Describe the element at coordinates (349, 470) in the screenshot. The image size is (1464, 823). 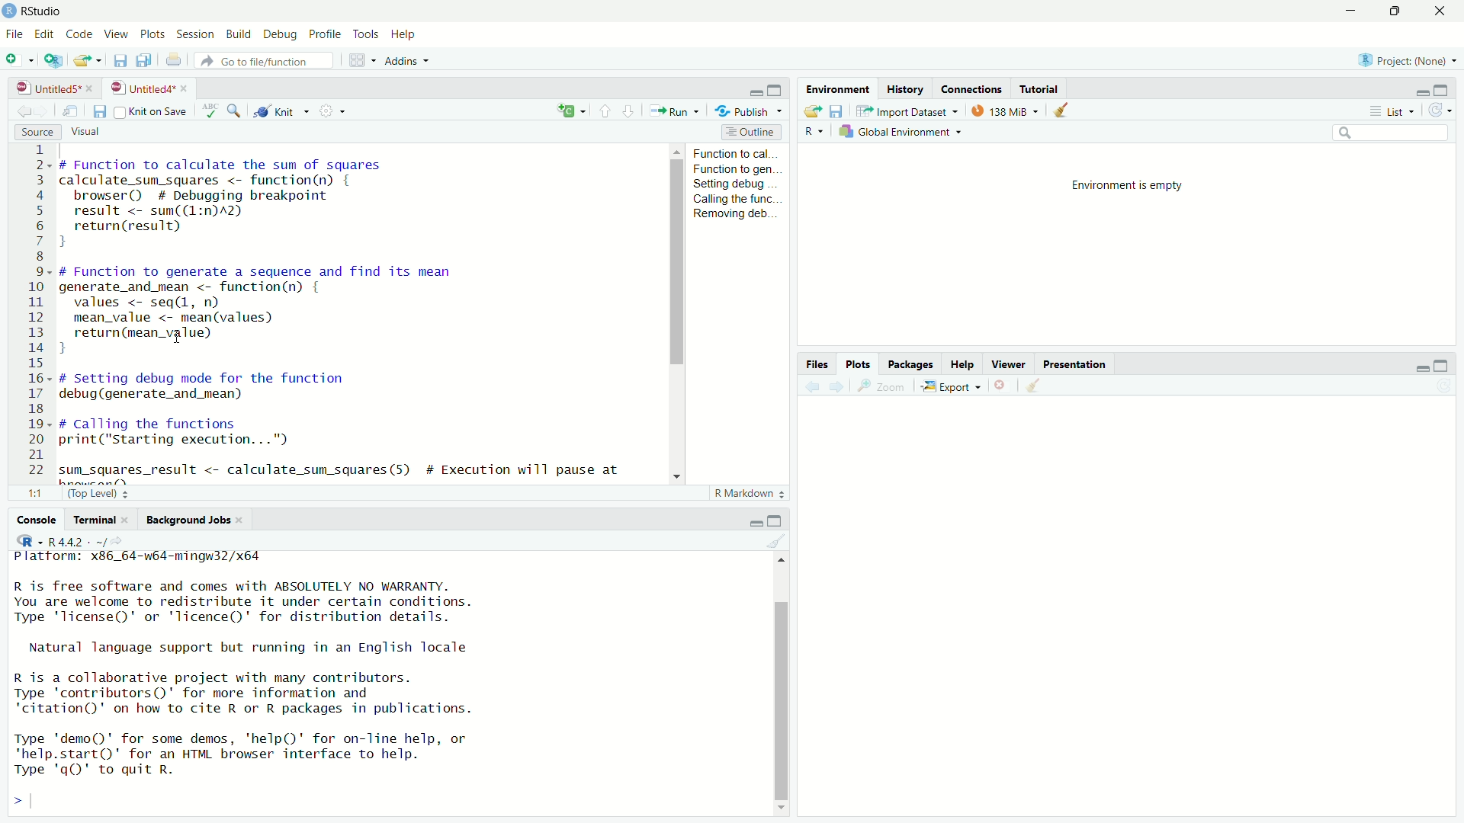
I see `code to get the result` at that location.